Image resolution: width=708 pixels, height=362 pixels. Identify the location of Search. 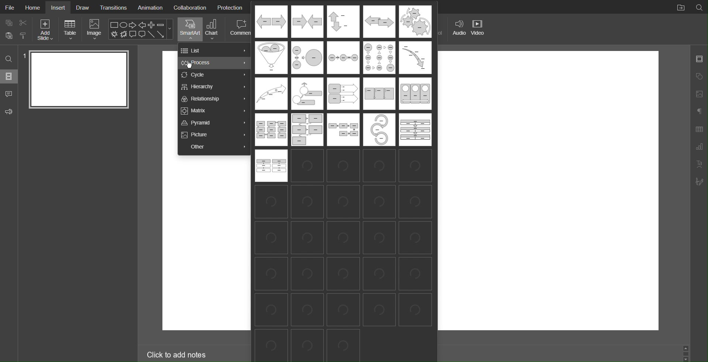
(699, 7).